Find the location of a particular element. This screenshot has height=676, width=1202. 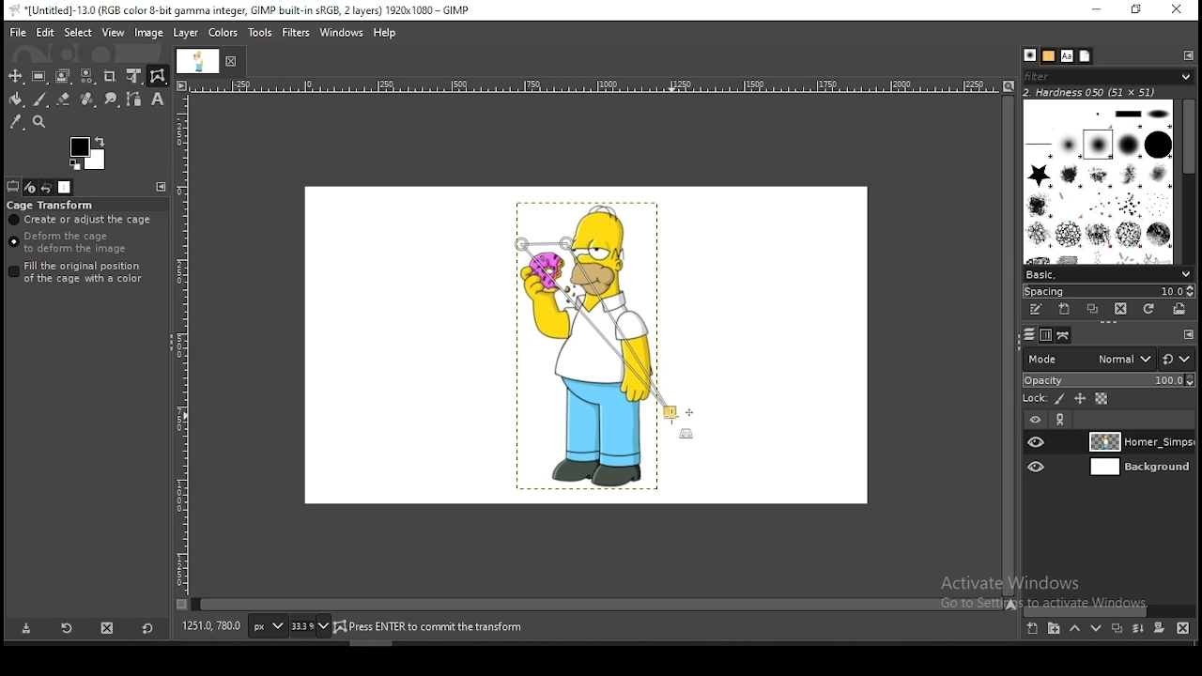

images is located at coordinates (66, 188).